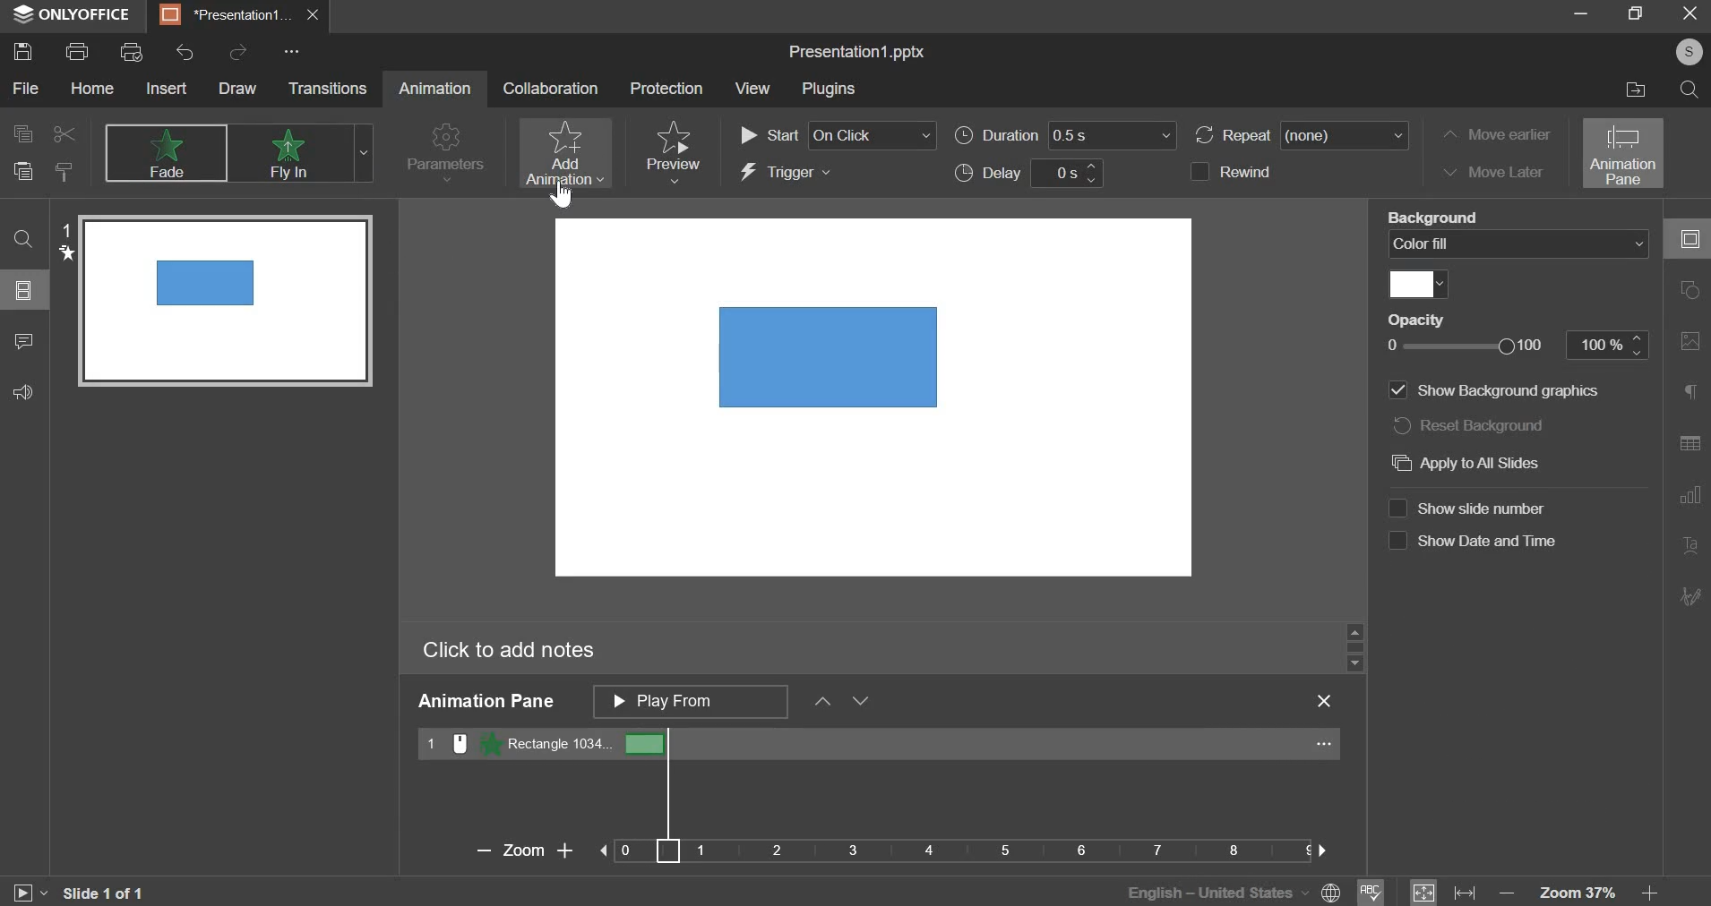  What do you see at coordinates (1460, 350) in the screenshot?
I see `opacity` at bounding box center [1460, 350].